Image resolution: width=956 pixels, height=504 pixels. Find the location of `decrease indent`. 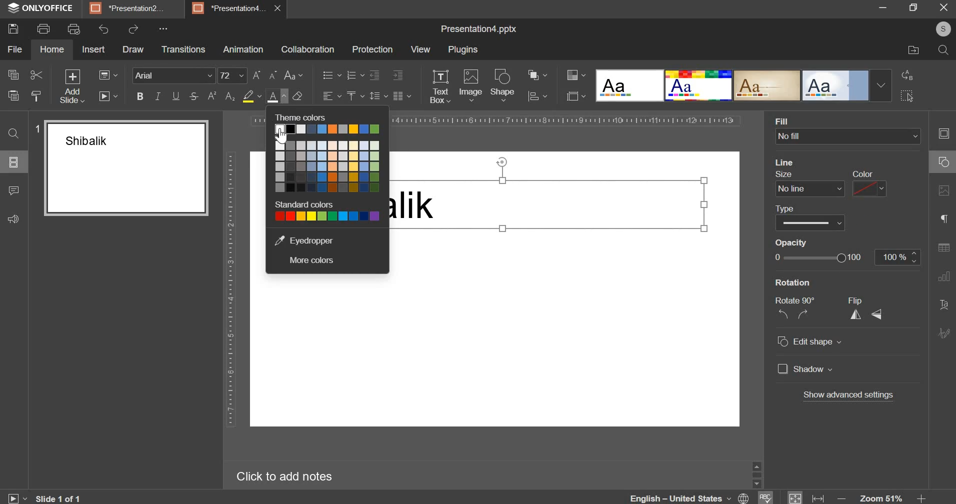

decrease indent is located at coordinates (374, 75).